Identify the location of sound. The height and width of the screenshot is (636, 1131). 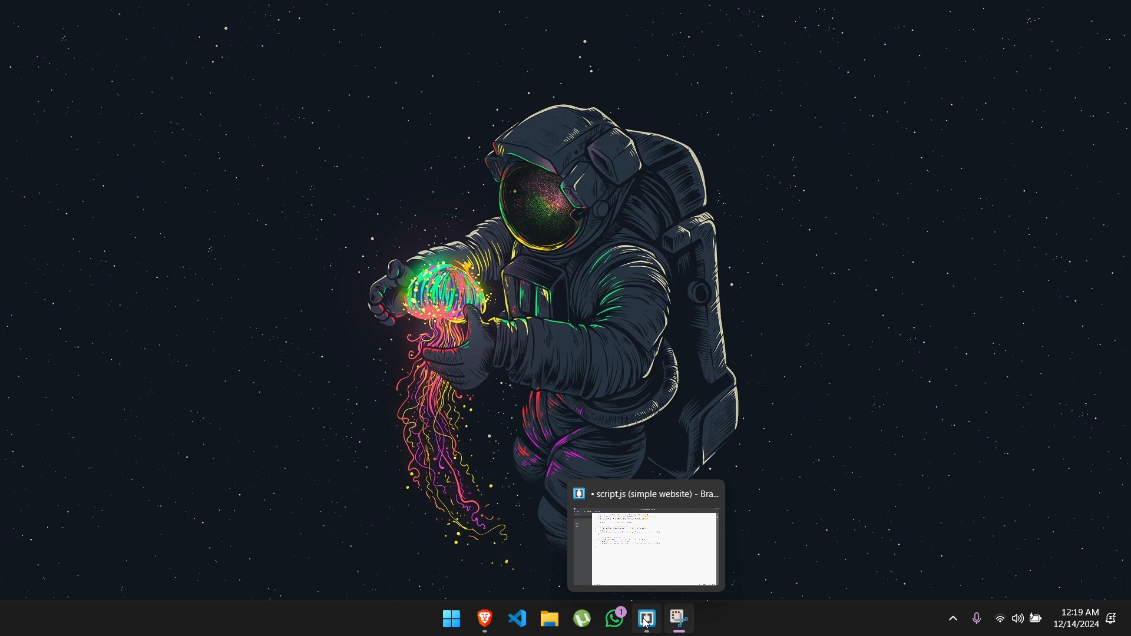
(1018, 618).